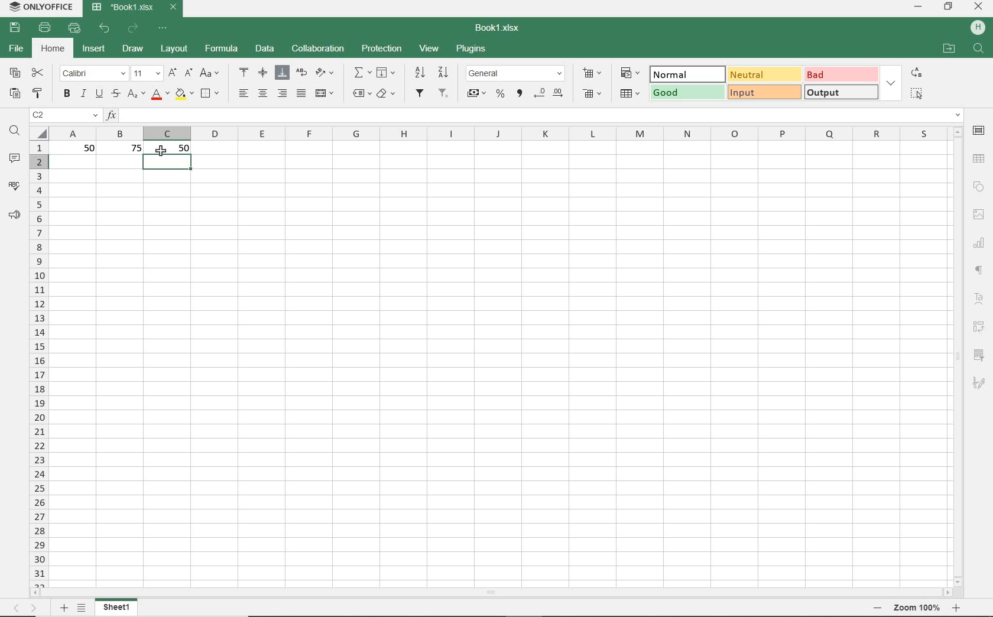  Describe the element at coordinates (979, 298) in the screenshot. I see `TextArt` at that location.